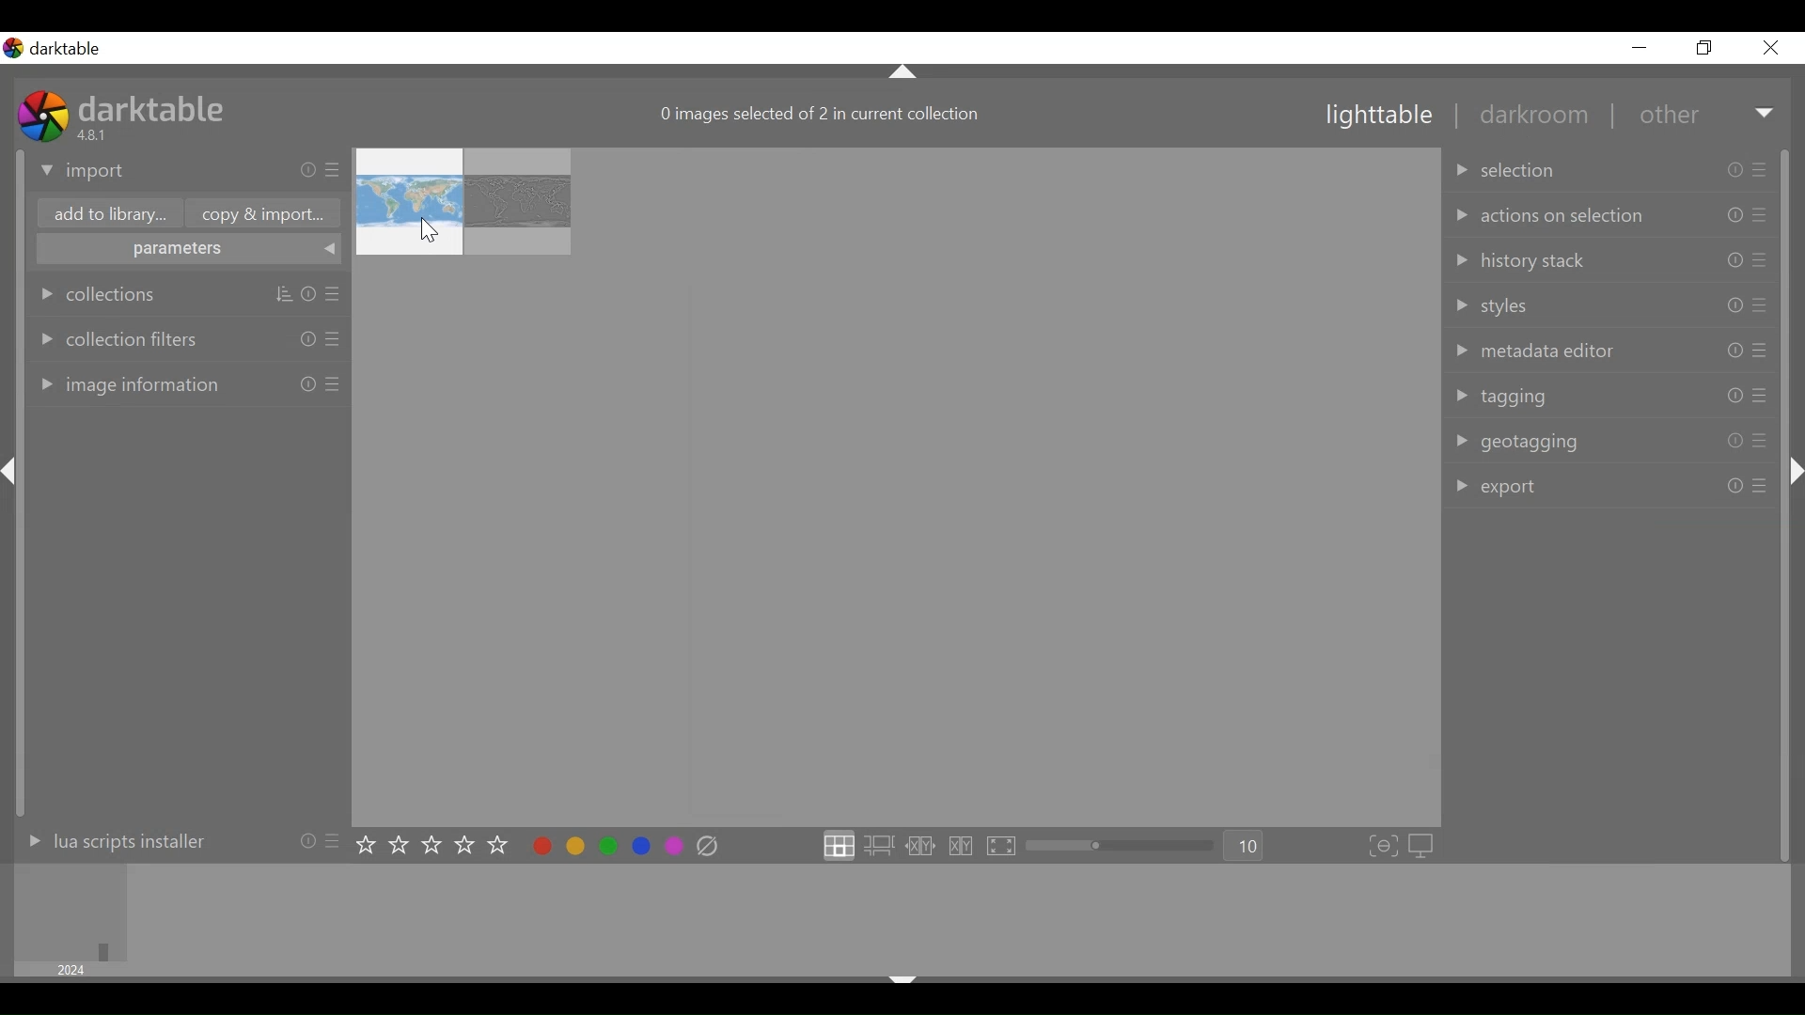 Image resolution: width=1805 pixels, height=1015 pixels. What do you see at coordinates (73, 970) in the screenshot?
I see `2024` at bounding box center [73, 970].